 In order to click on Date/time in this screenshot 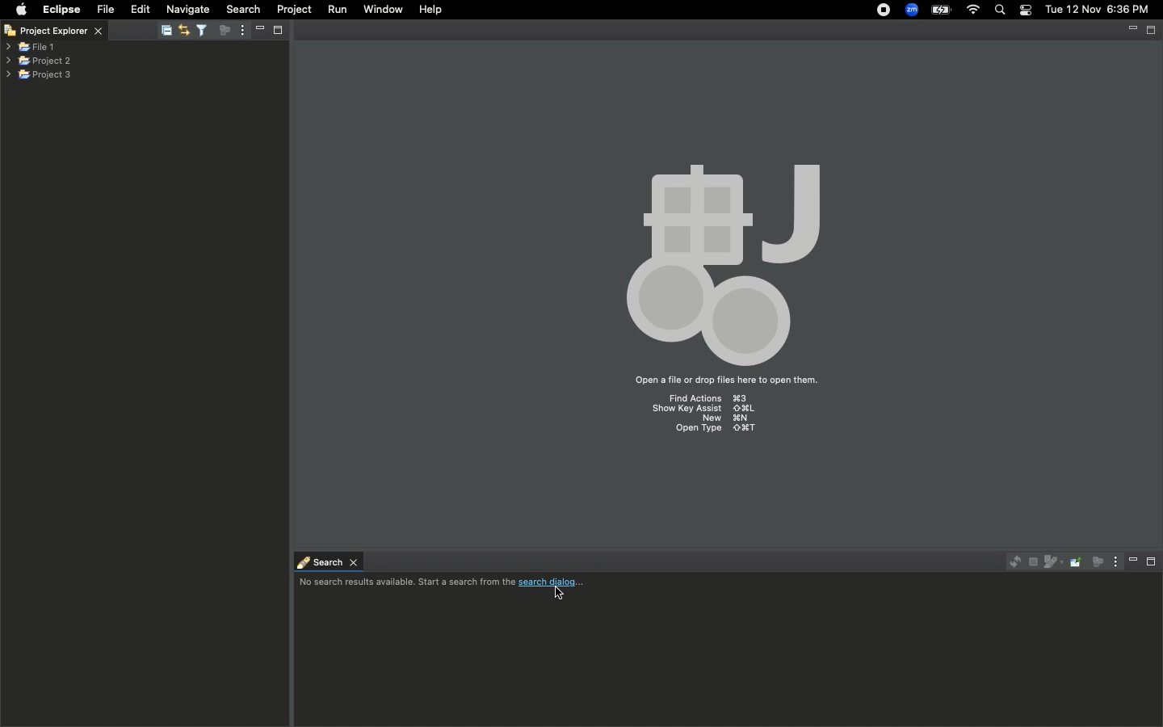, I will do `click(1098, 9)`.